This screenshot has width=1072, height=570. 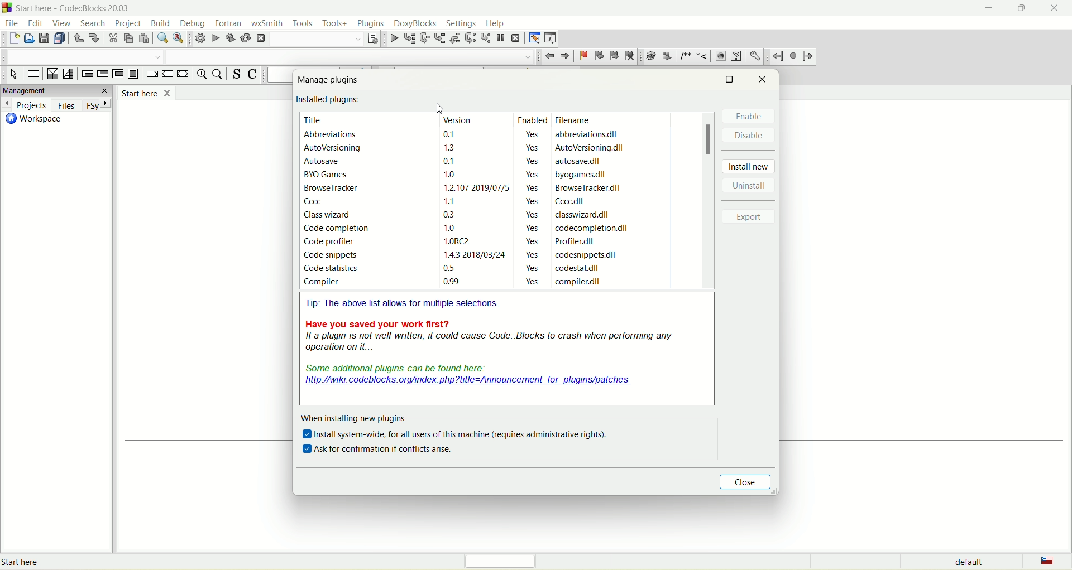 I want to click on install new, so click(x=750, y=167).